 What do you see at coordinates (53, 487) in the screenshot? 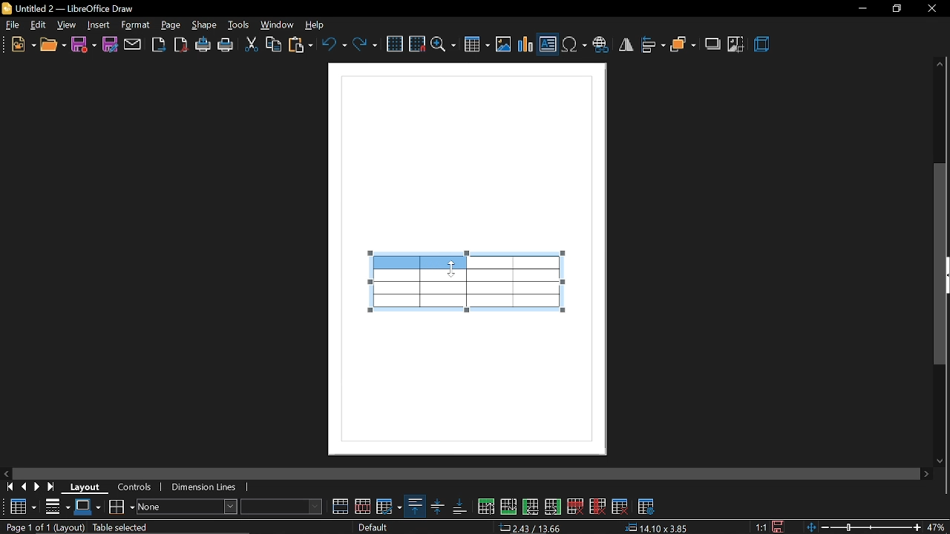
I see `go to last page` at bounding box center [53, 487].